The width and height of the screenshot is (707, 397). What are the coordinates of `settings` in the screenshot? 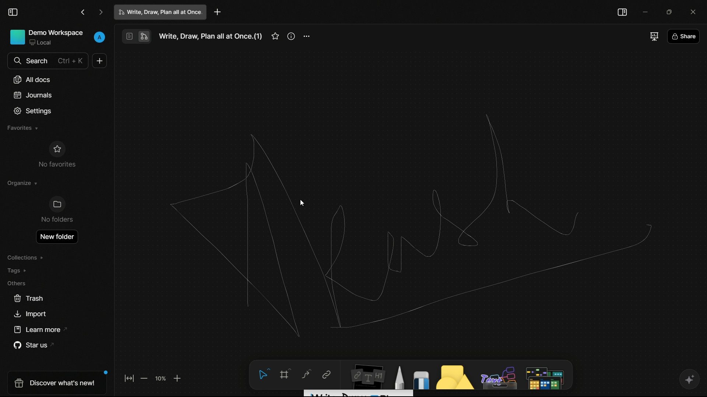 It's located at (33, 111).